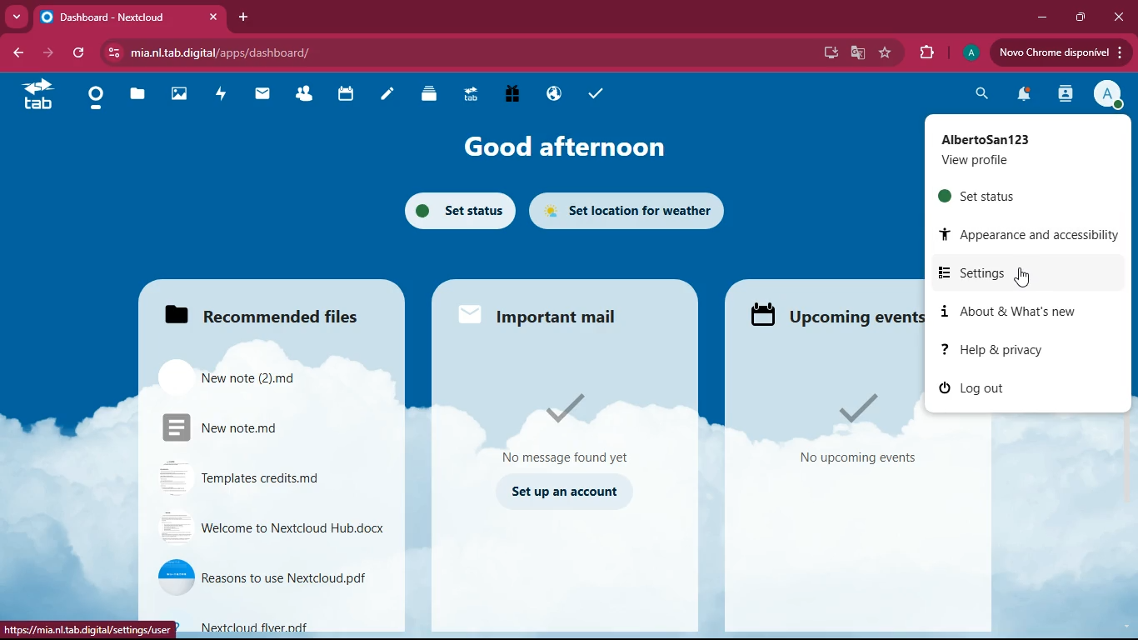 The height and width of the screenshot is (640, 1138). Describe the element at coordinates (17, 16) in the screenshot. I see `more` at that location.